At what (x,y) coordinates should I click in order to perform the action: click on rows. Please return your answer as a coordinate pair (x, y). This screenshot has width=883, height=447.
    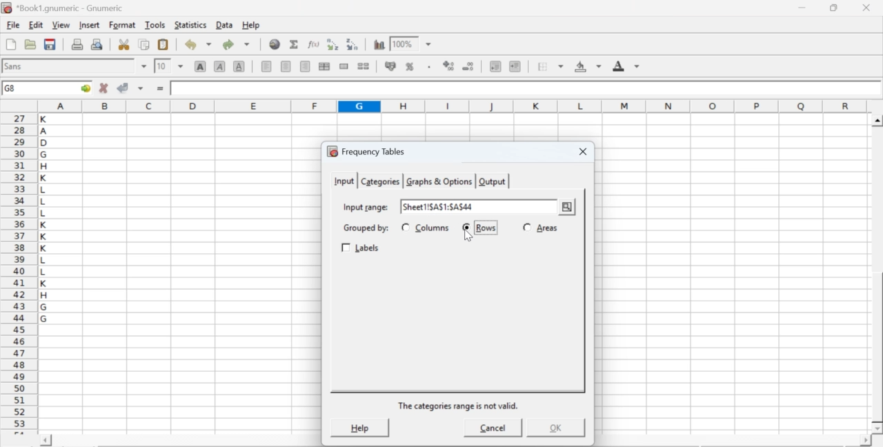
    Looking at the image, I should click on (486, 228).